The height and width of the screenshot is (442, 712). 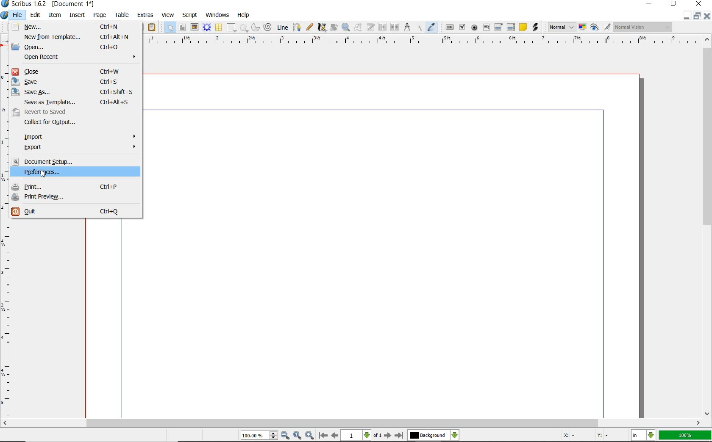 What do you see at coordinates (297, 28) in the screenshot?
I see `Bezier curve` at bounding box center [297, 28].